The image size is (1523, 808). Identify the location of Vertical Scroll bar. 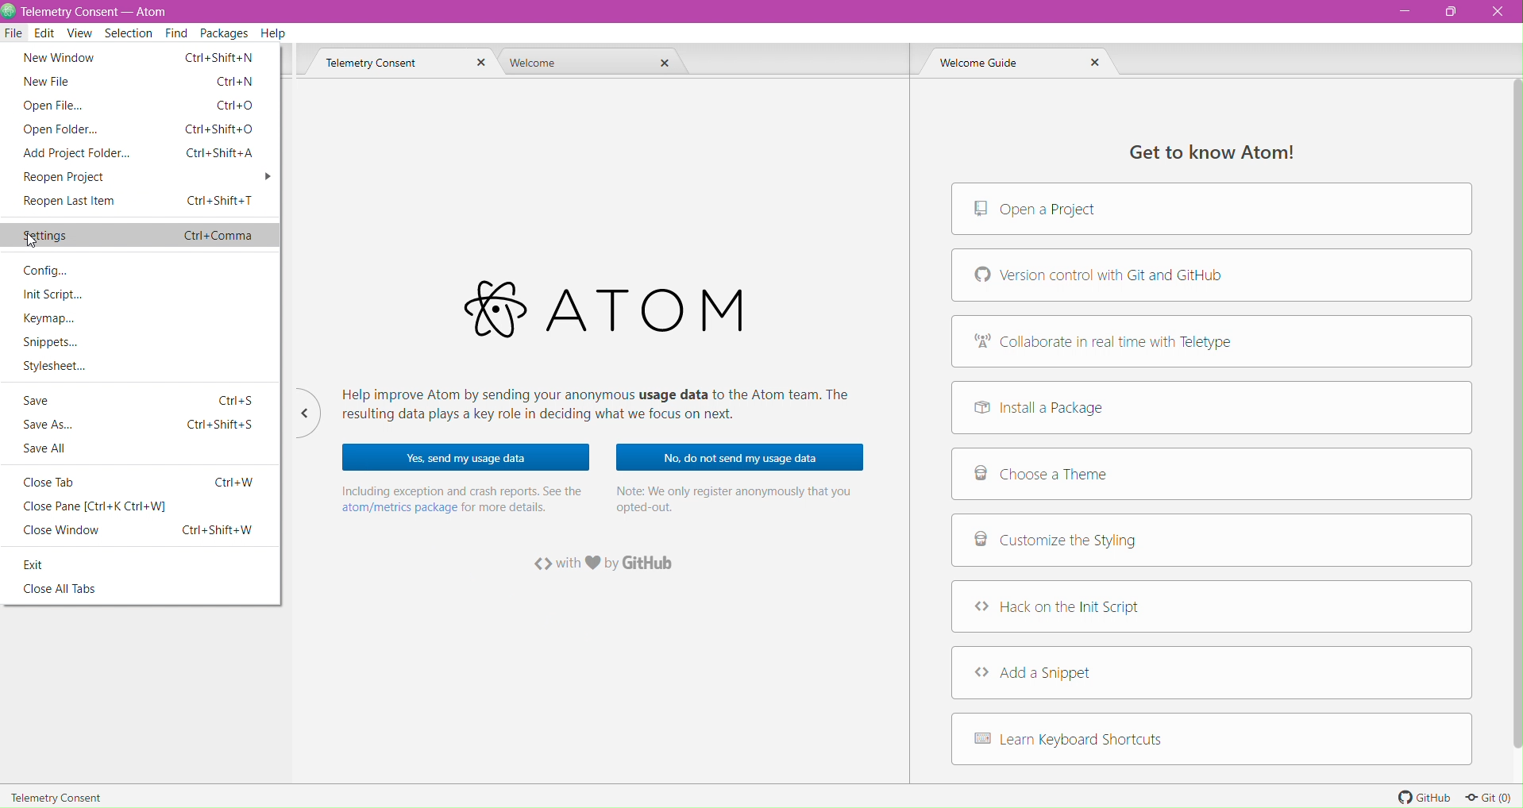
(1510, 415).